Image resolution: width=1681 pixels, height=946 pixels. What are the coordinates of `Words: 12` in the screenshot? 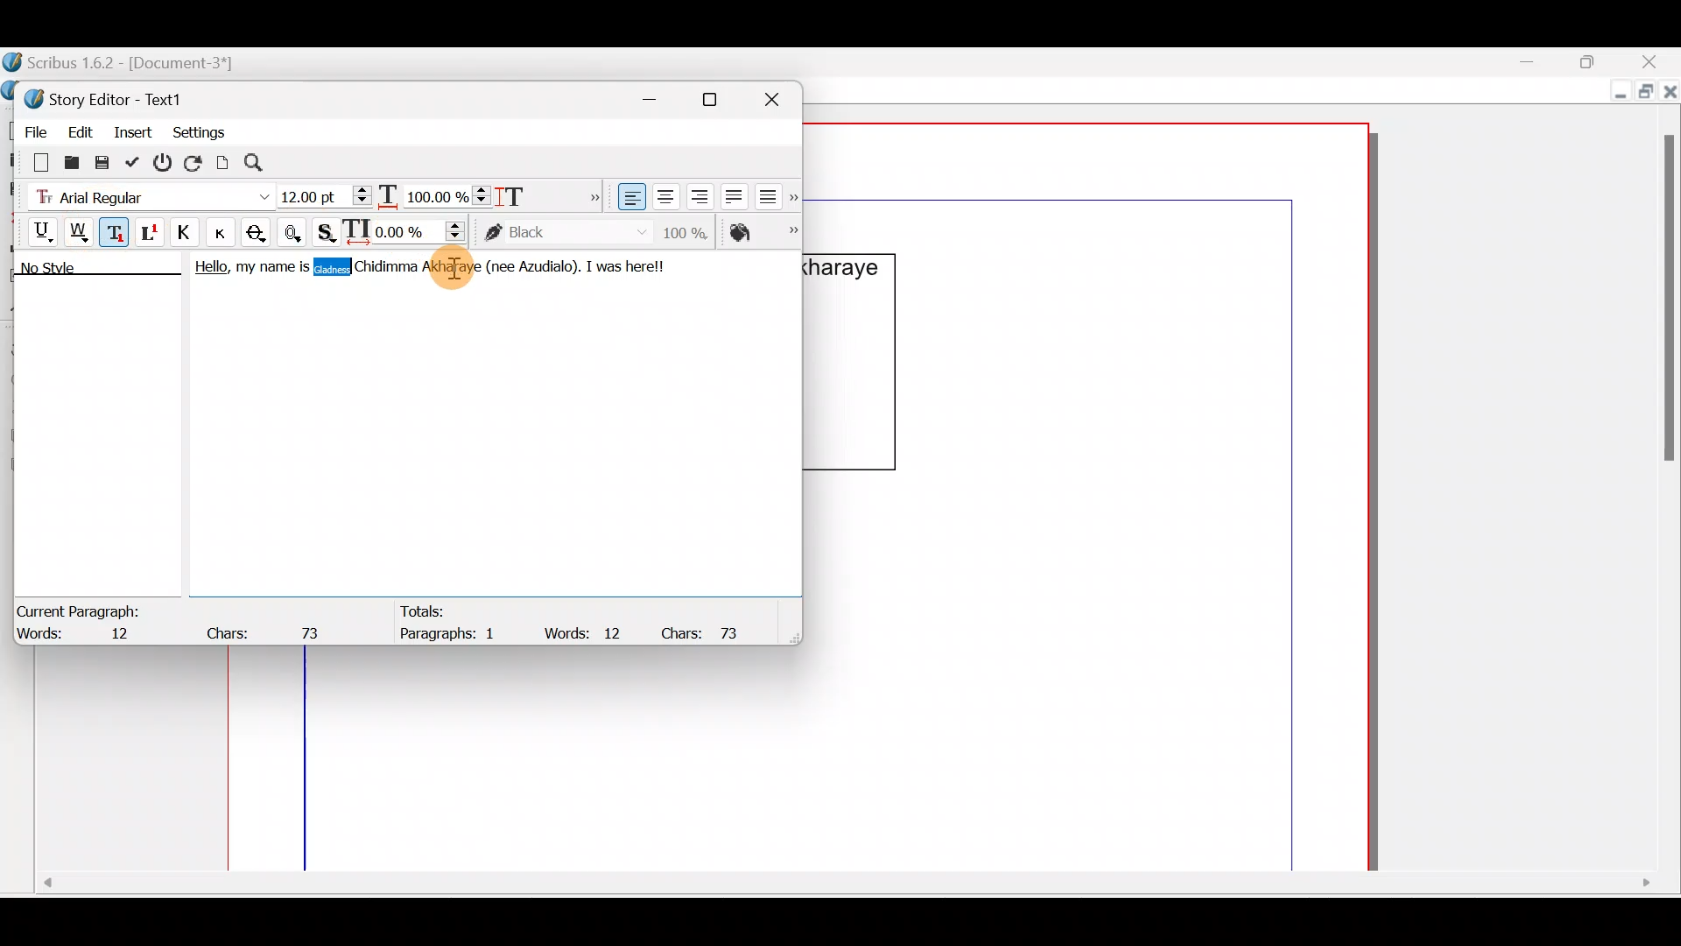 It's located at (83, 635).